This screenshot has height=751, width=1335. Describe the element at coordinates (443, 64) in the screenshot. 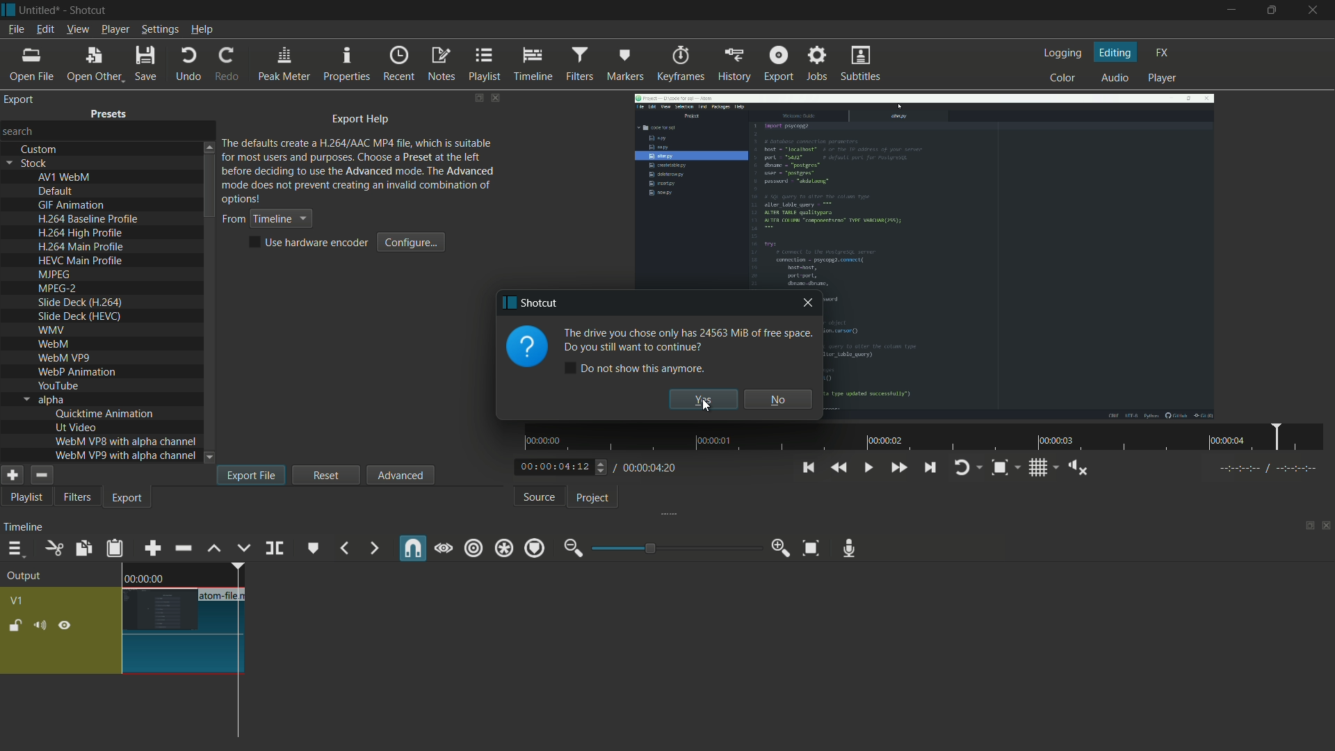

I see `notes` at that location.